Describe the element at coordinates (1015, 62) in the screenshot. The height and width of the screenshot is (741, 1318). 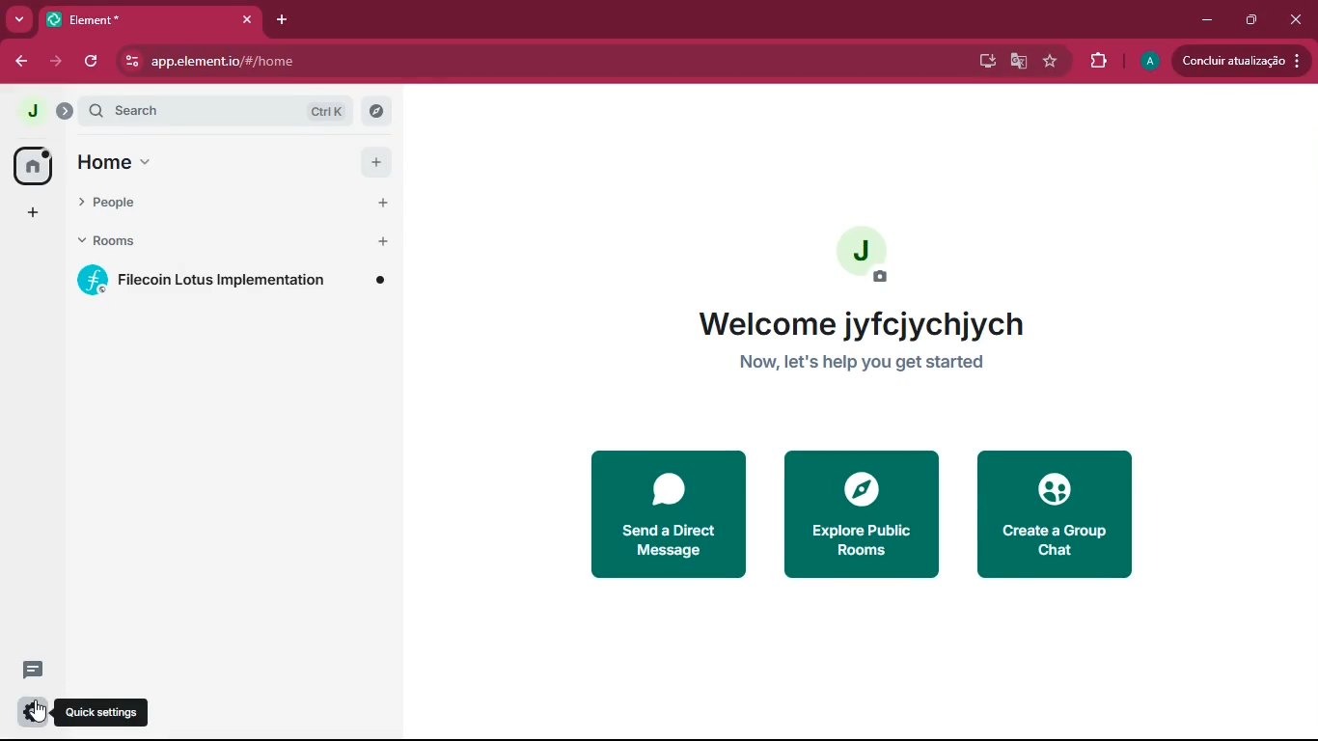
I see `google translate` at that location.